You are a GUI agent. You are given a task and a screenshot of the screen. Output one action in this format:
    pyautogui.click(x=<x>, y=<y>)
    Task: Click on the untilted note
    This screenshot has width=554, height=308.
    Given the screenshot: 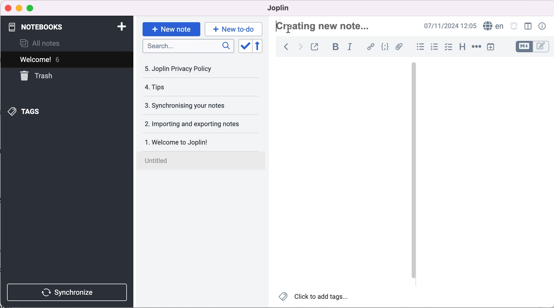 What is the action you would take?
    pyautogui.click(x=202, y=162)
    